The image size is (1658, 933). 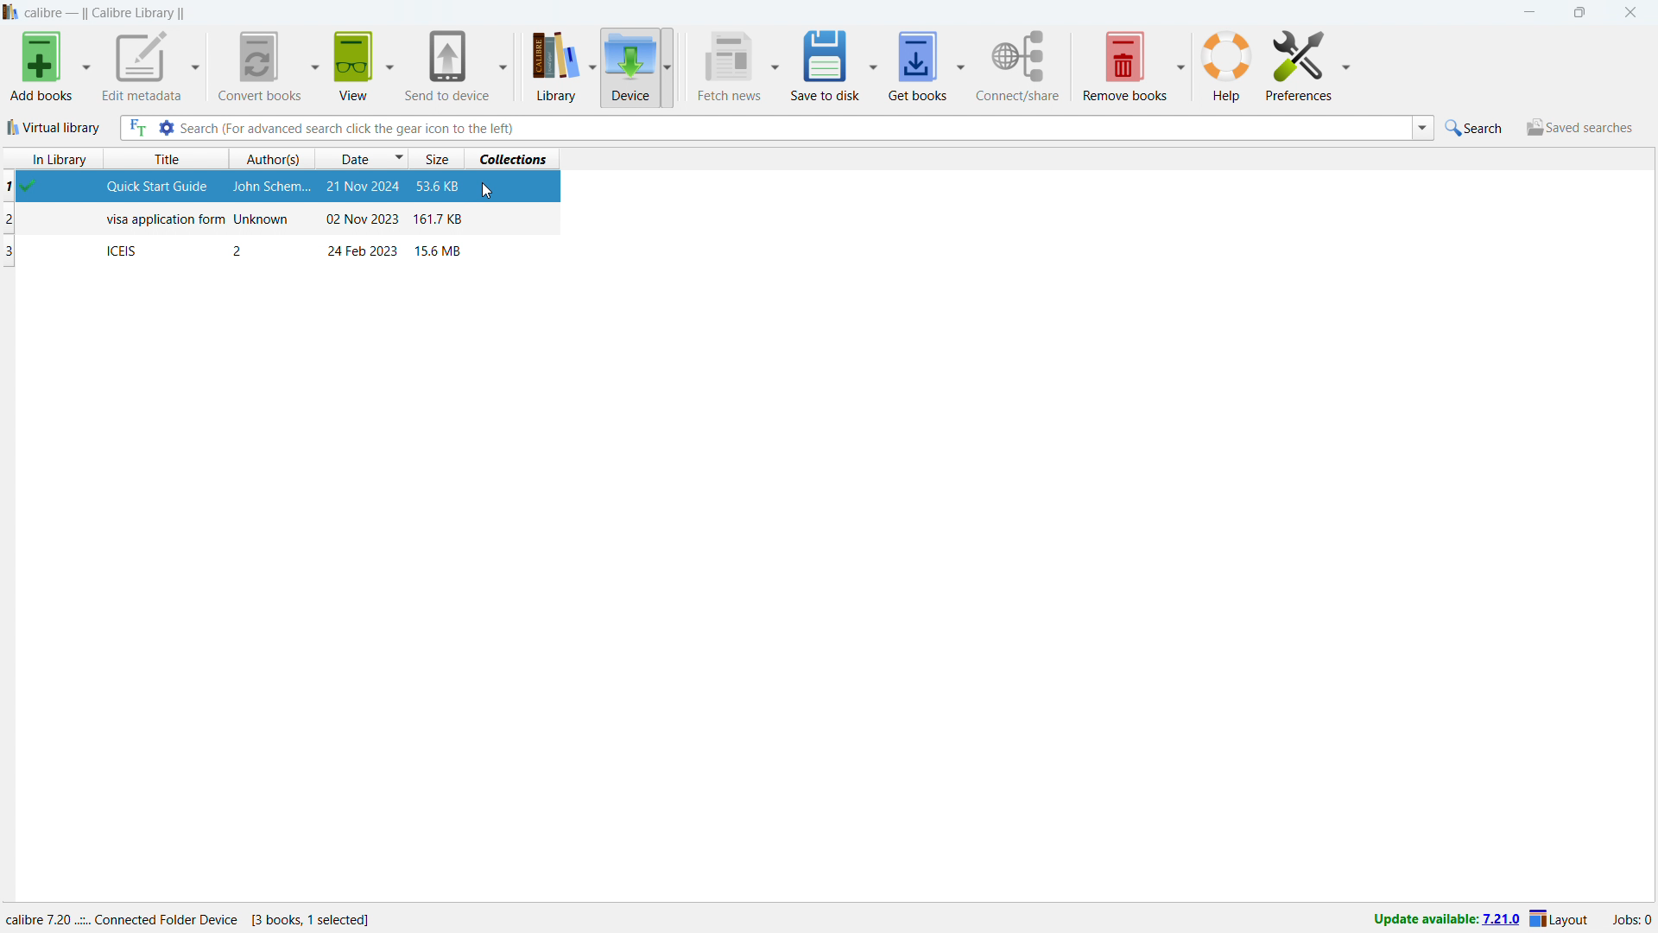 I want to click on sort by title, so click(x=173, y=159).